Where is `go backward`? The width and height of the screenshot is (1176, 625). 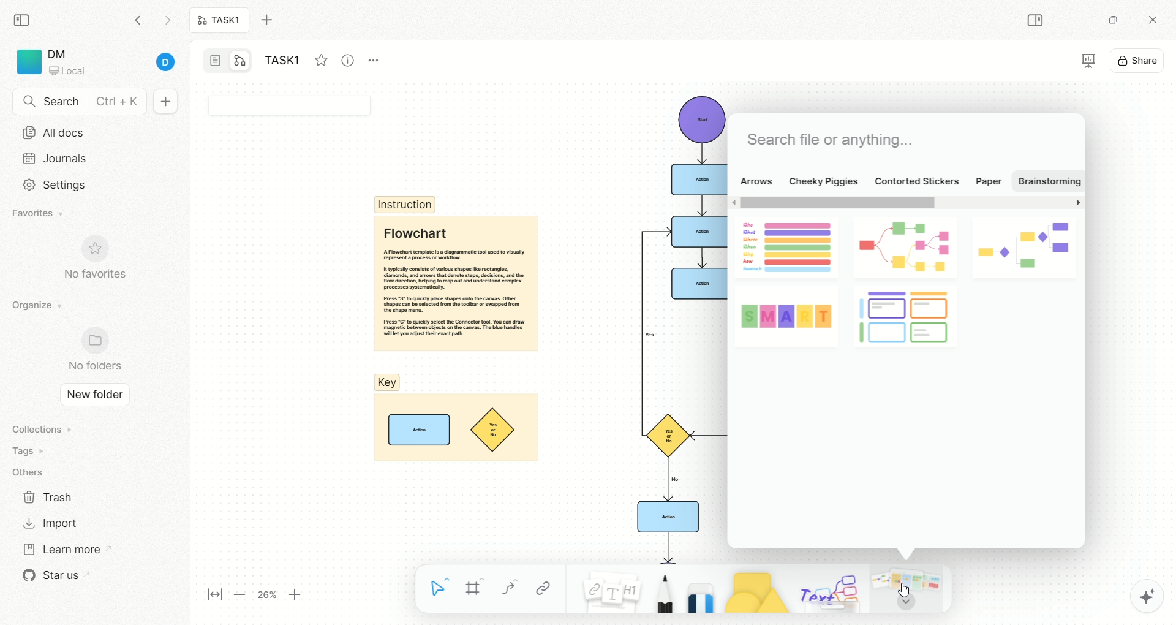 go backward is located at coordinates (138, 20).